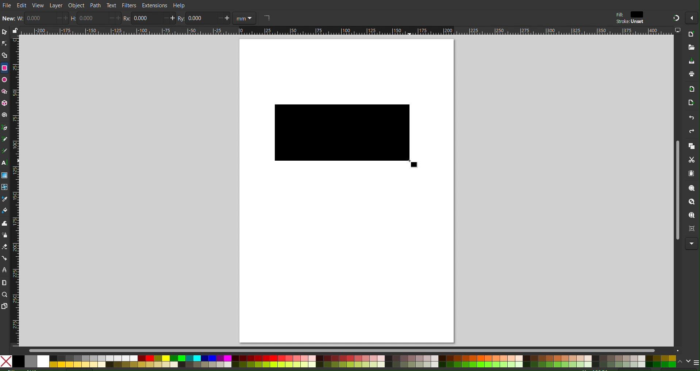  Describe the element at coordinates (692, 229) in the screenshot. I see `Zoom Page Center` at that location.